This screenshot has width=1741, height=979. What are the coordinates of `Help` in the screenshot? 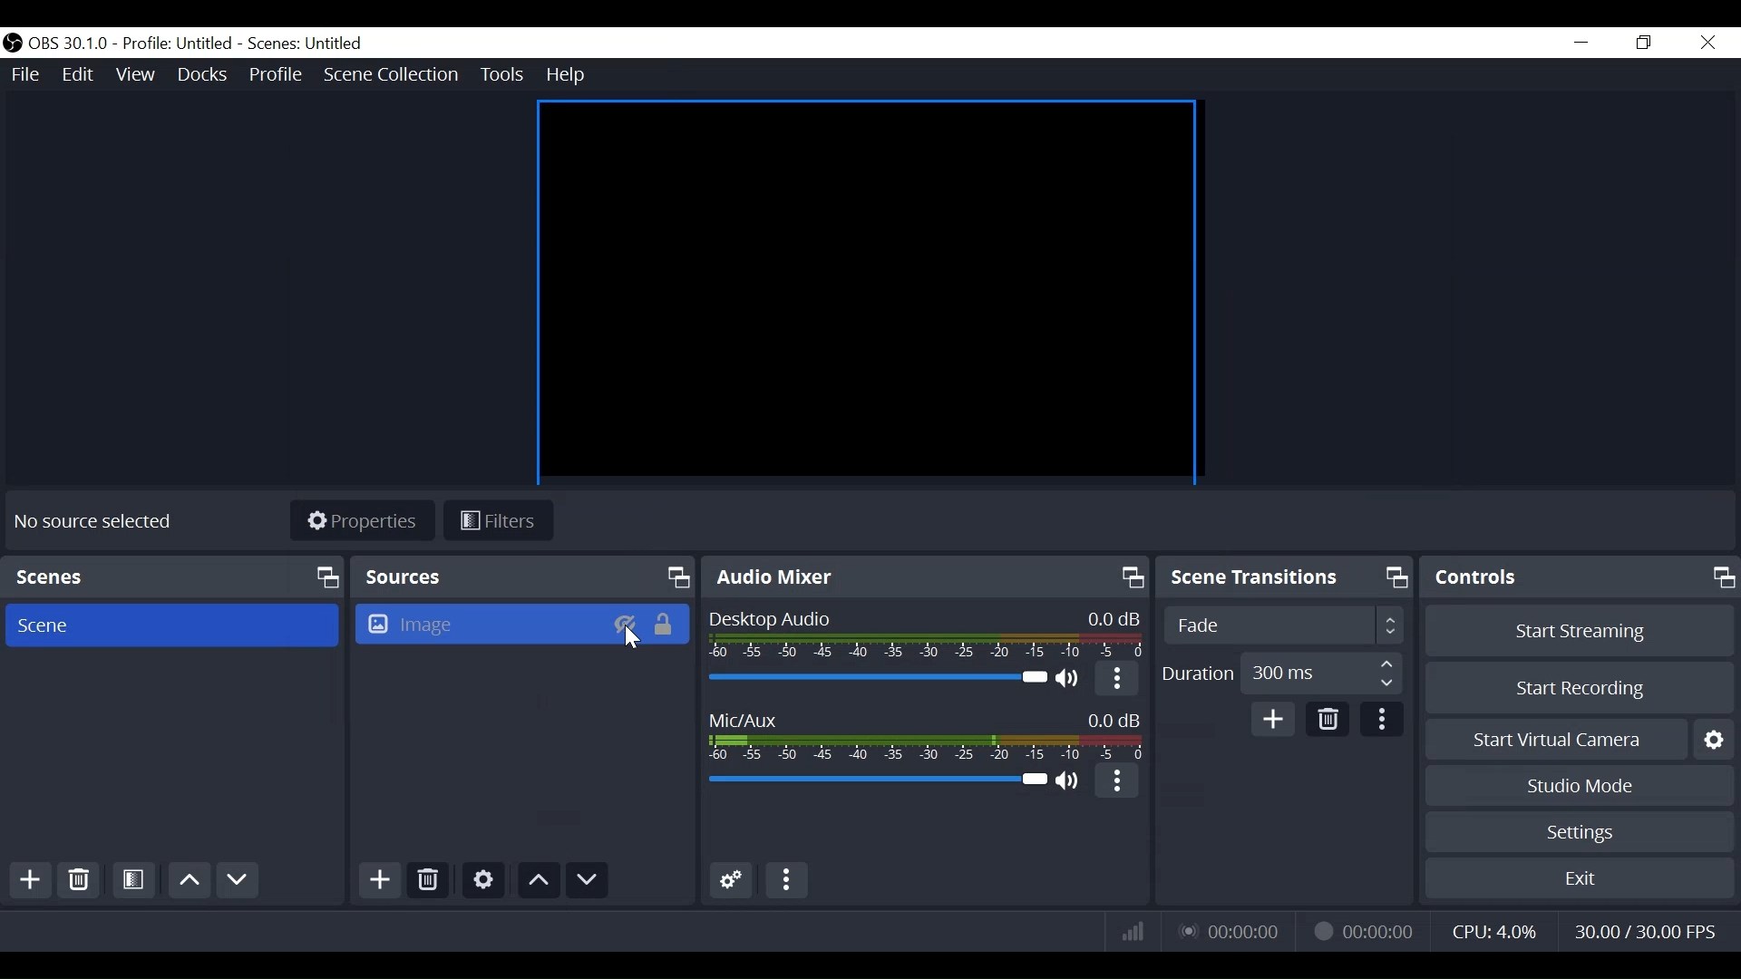 It's located at (567, 75).